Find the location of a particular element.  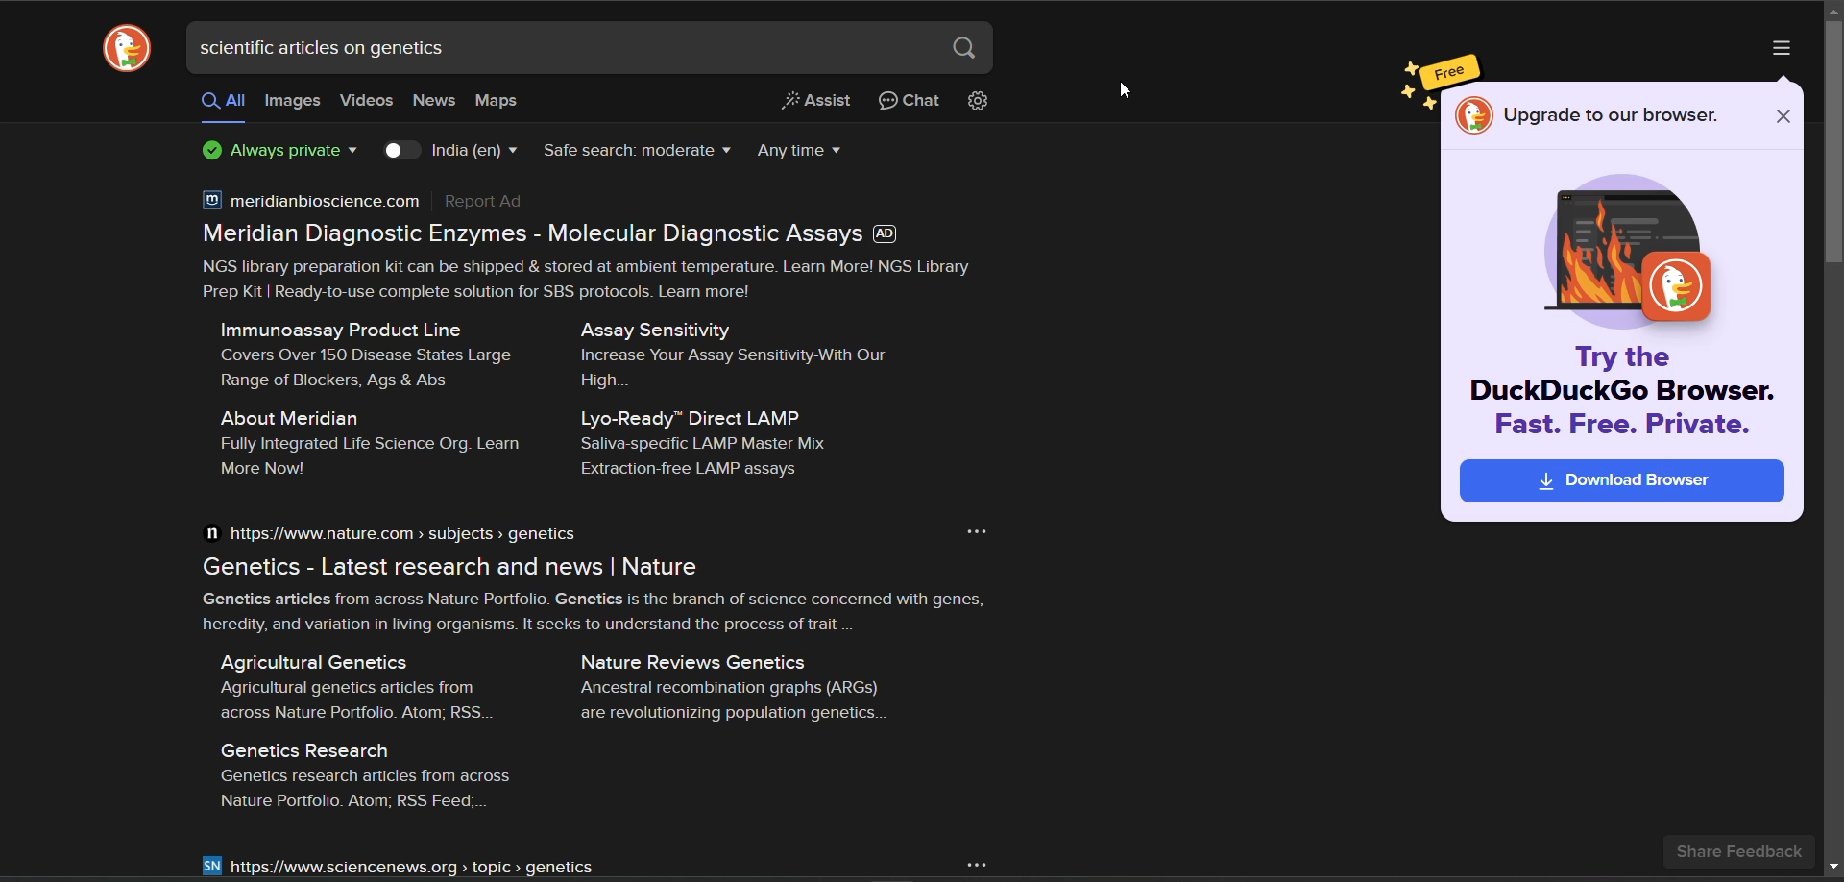

chat privately with AI is located at coordinates (909, 101).